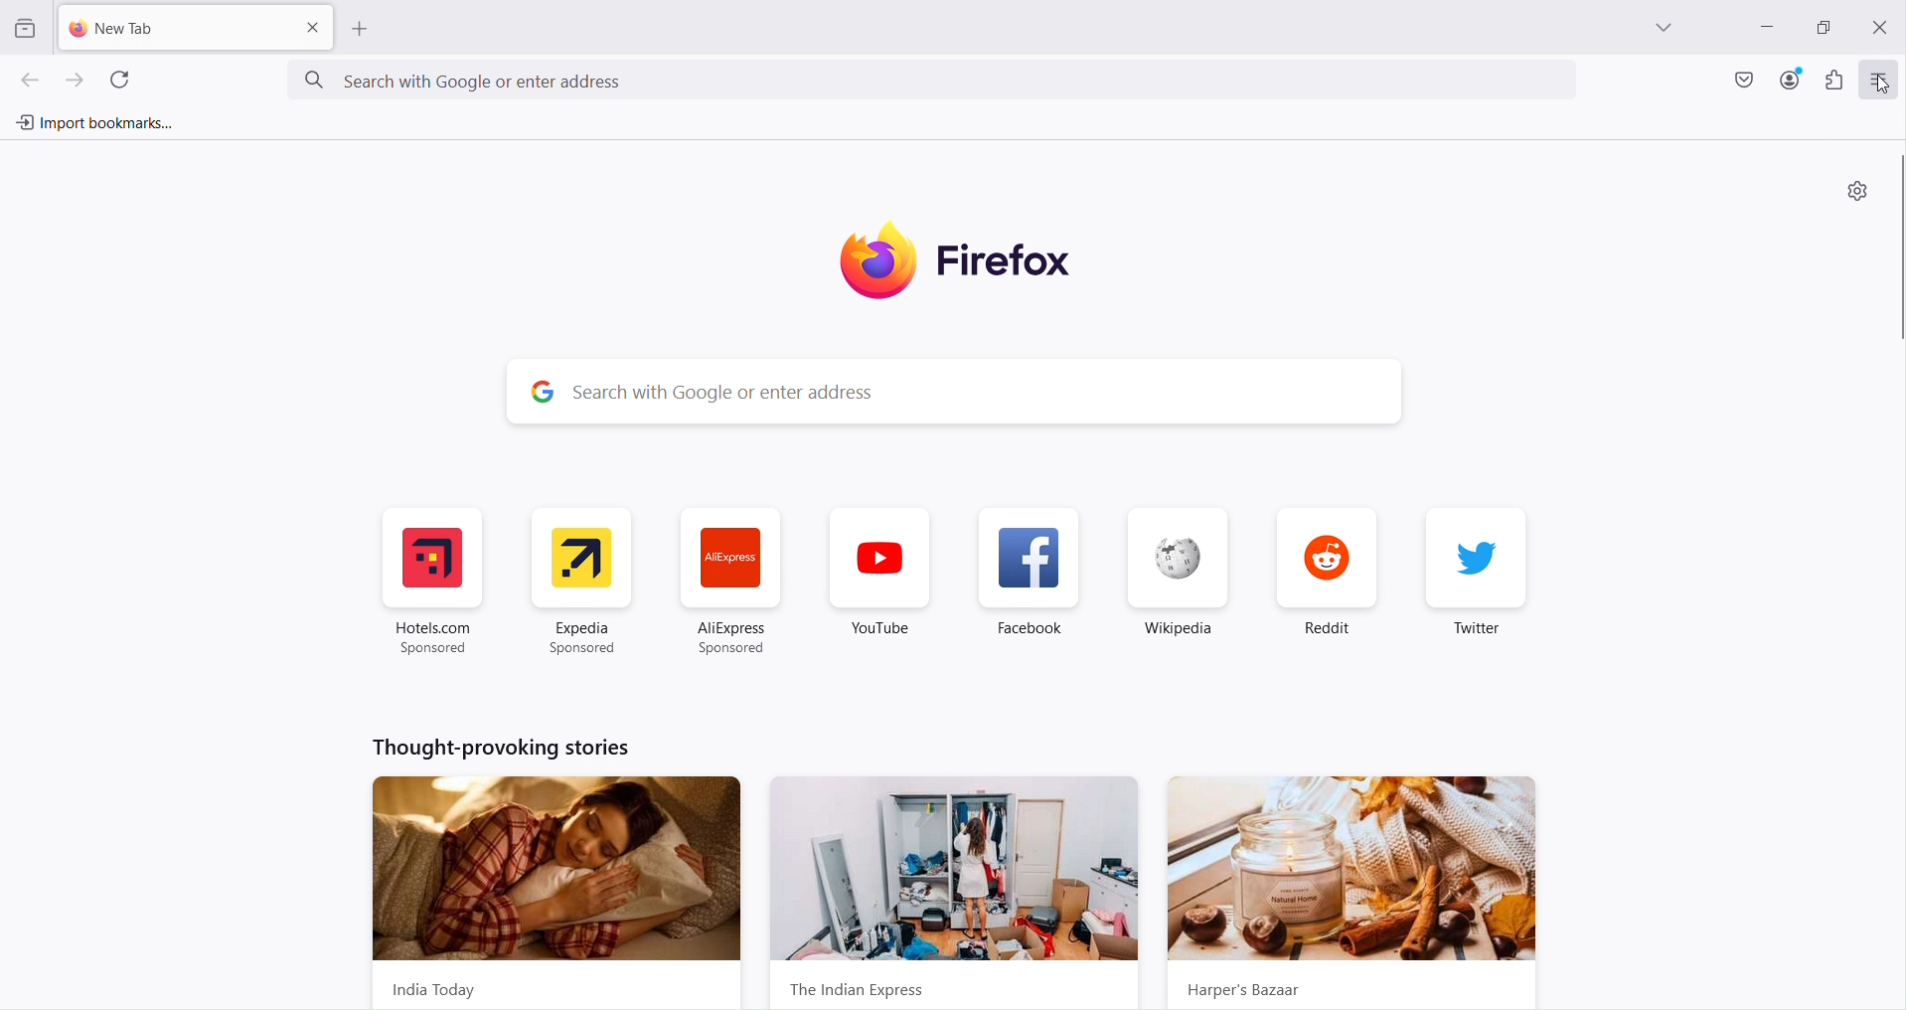 This screenshot has height=1010, width=1906. Describe the element at coordinates (553, 889) in the screenshot. I see `India today` at that location.